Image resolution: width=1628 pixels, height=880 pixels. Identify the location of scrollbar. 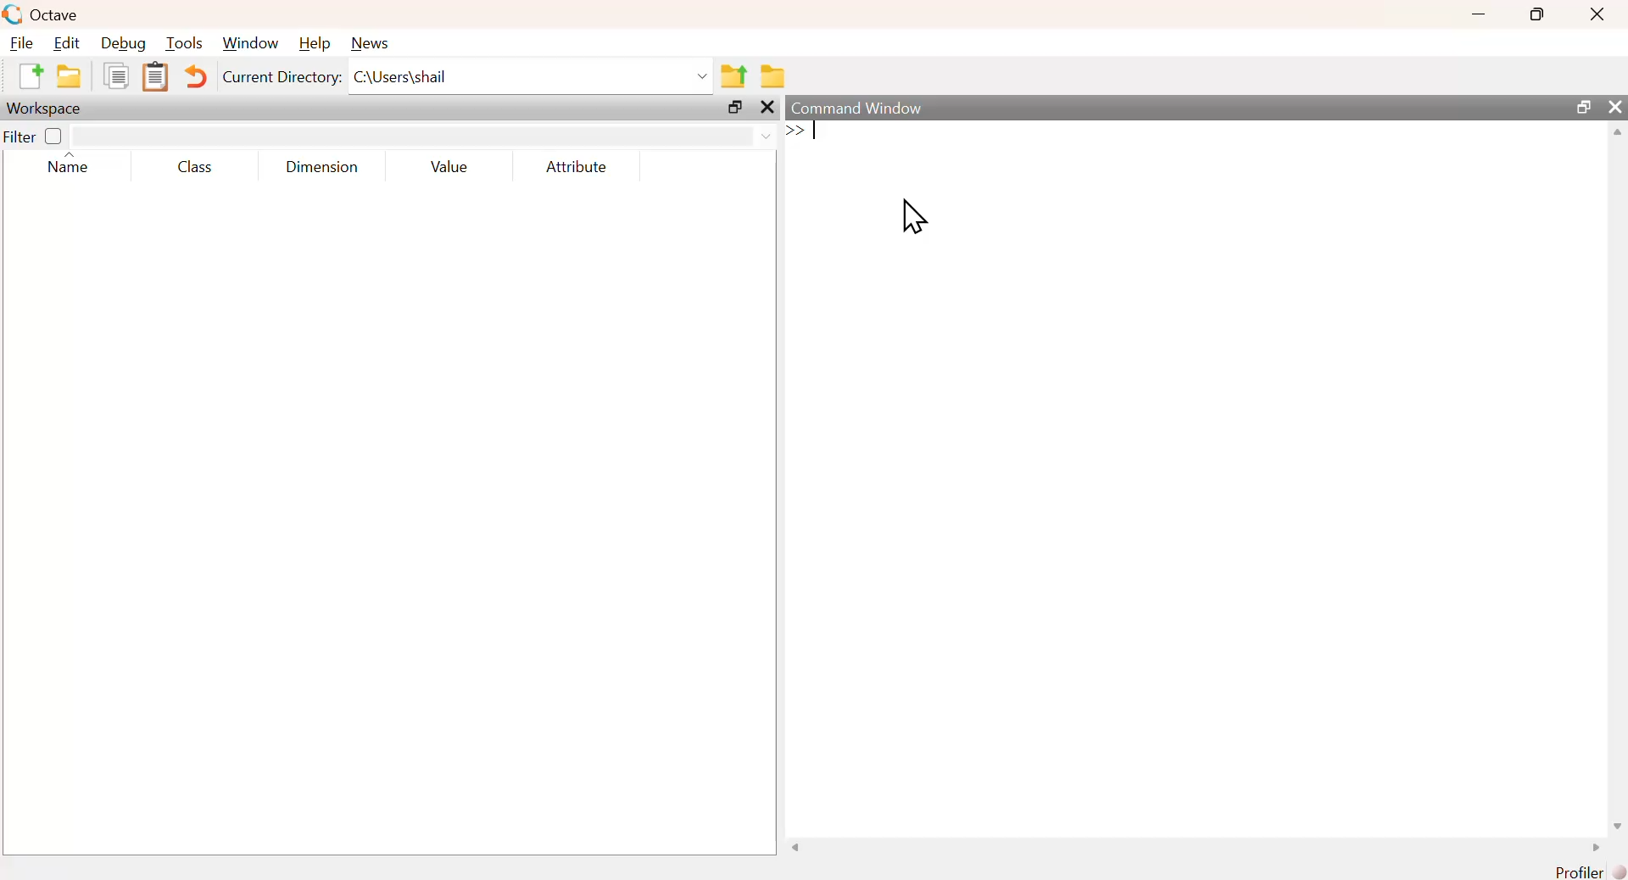
(1619, 478).